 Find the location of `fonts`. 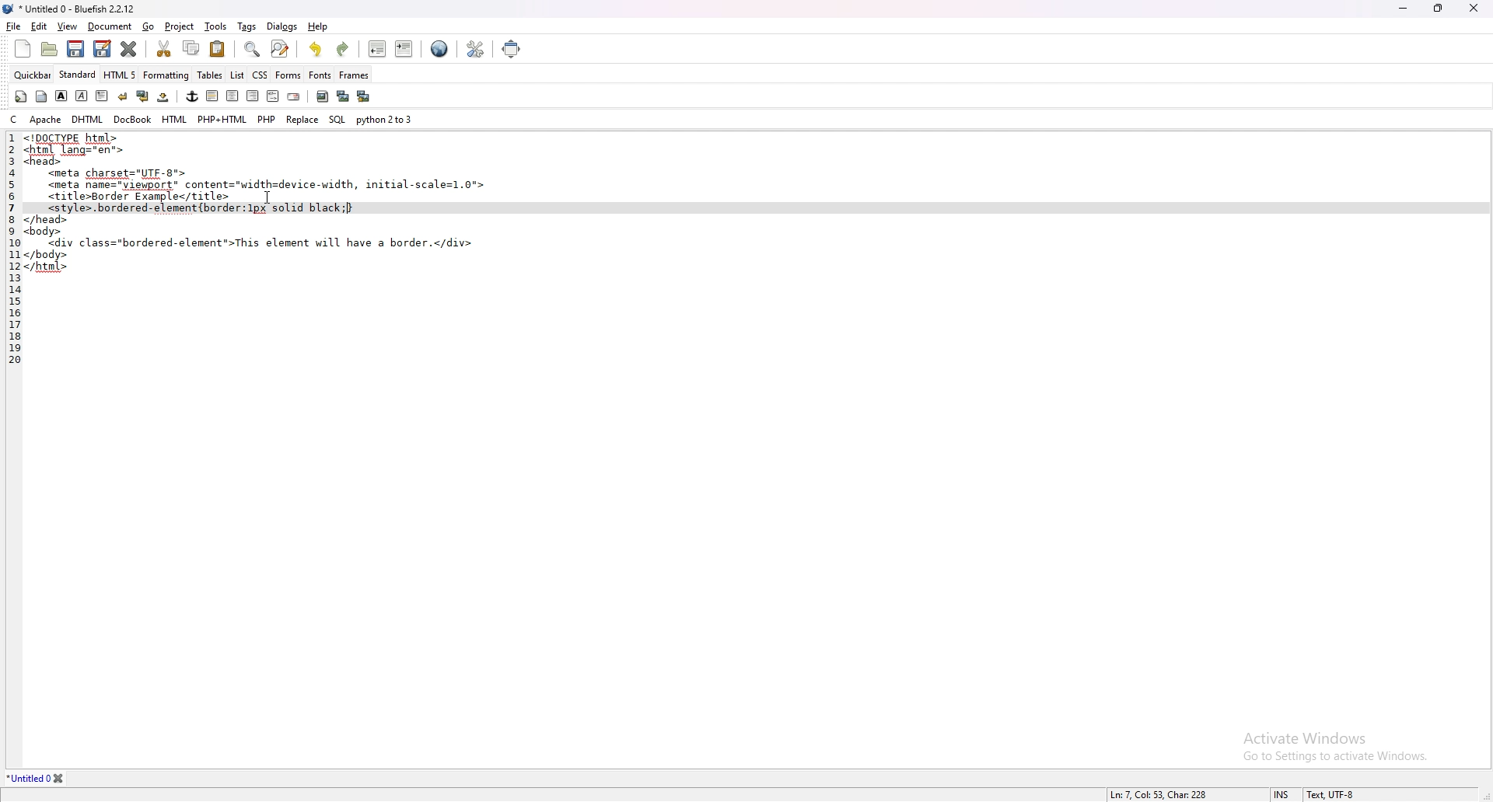

fonts is located at coordinates (320, 75).